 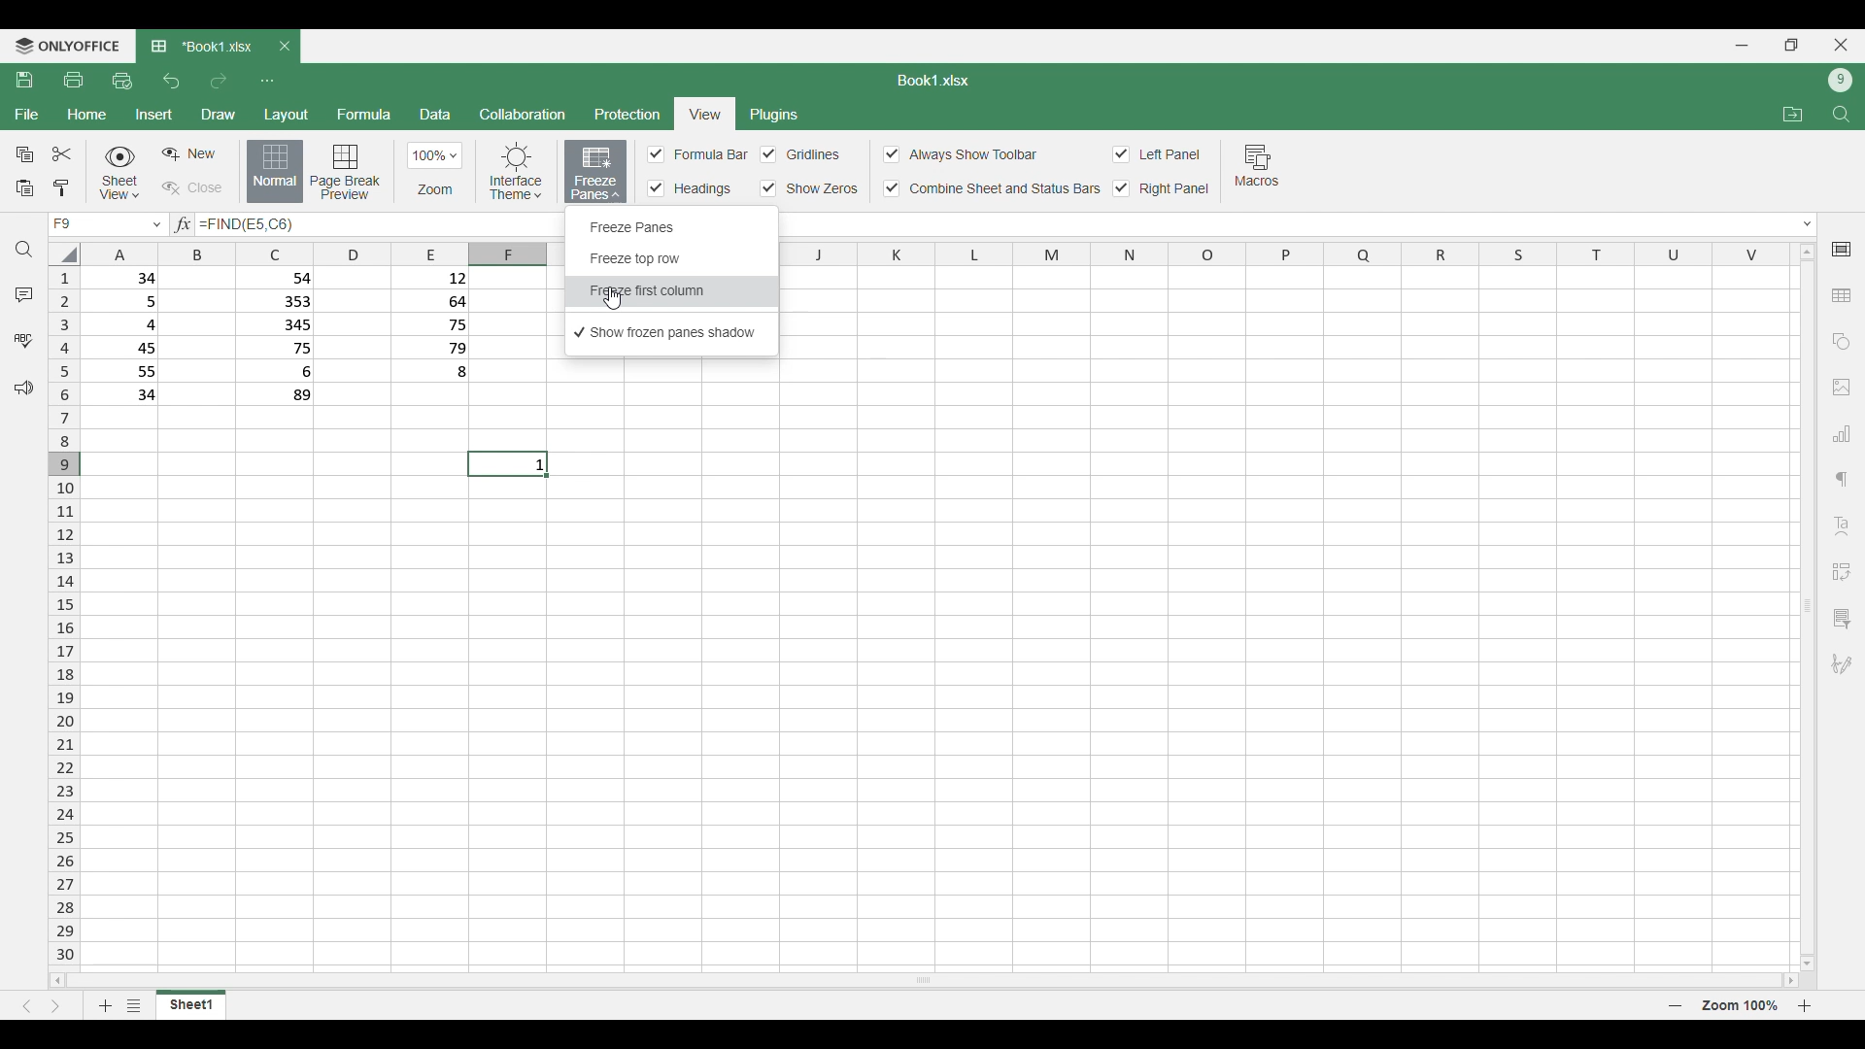 I want to click on Combine sheet and status bar toggle, so click(x=991, y=188).